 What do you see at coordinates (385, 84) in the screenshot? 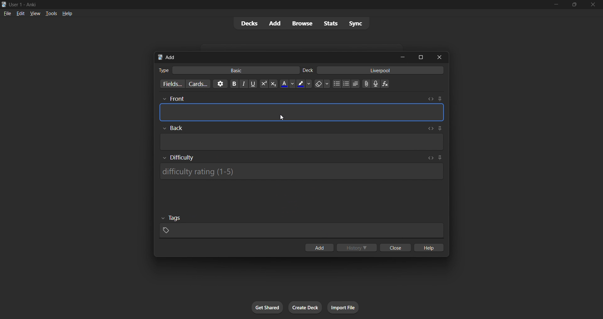
I see `Equation` at bounding box center [385, 84].